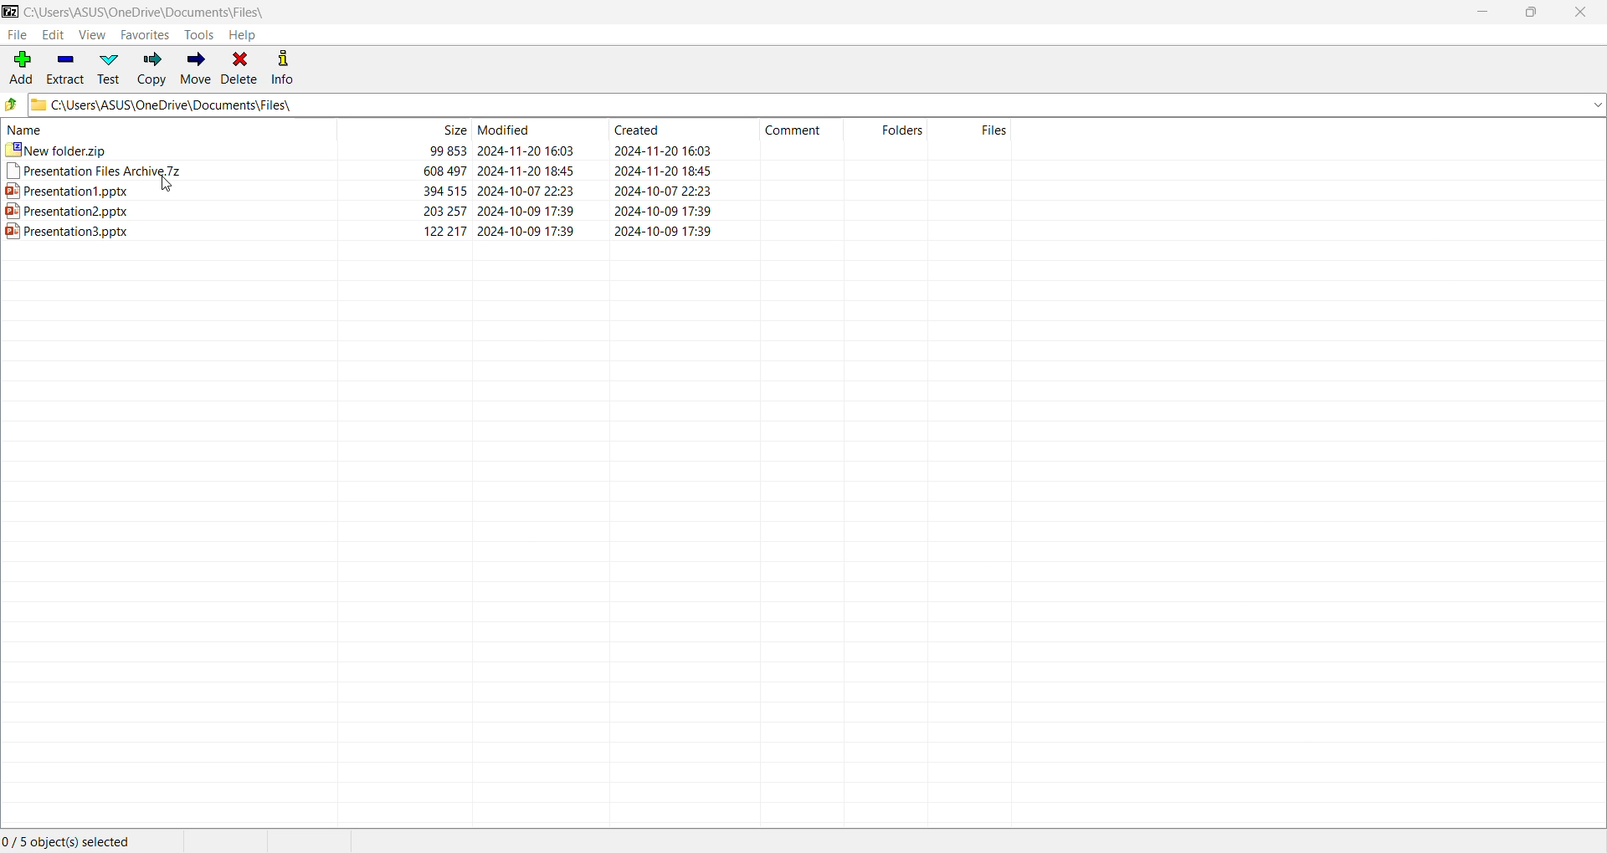  What do you see at coordinates (244, 35) in the screenshot?
I see `Help` at bounding box center [244, 35].